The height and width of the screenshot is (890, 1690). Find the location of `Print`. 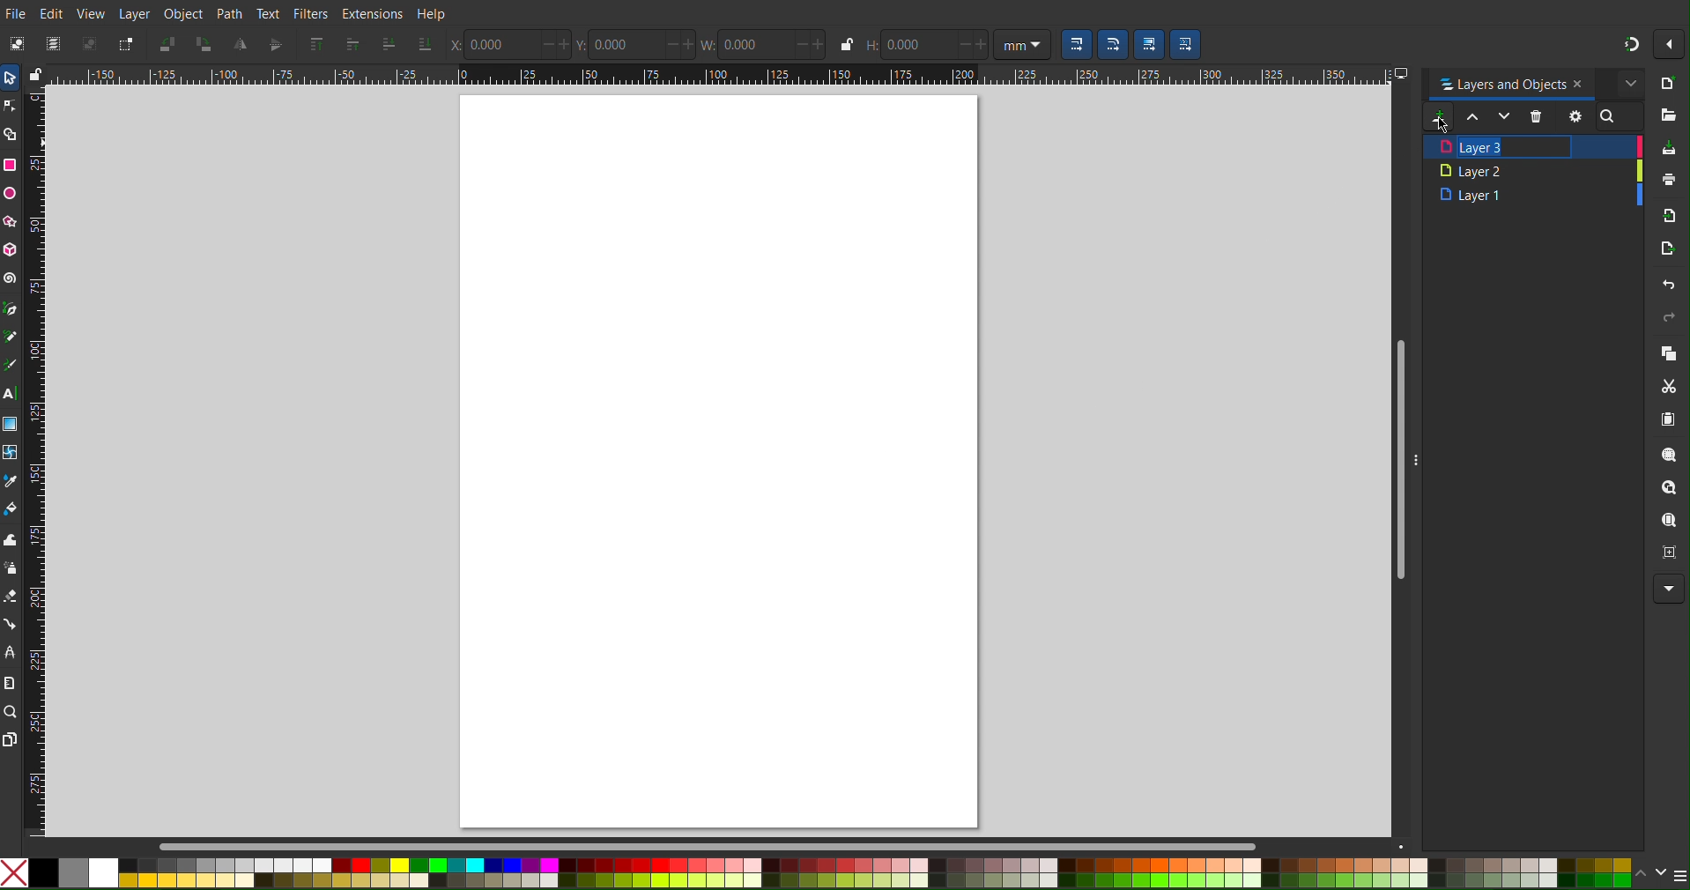

Print is located at coordinates (1668, 180).